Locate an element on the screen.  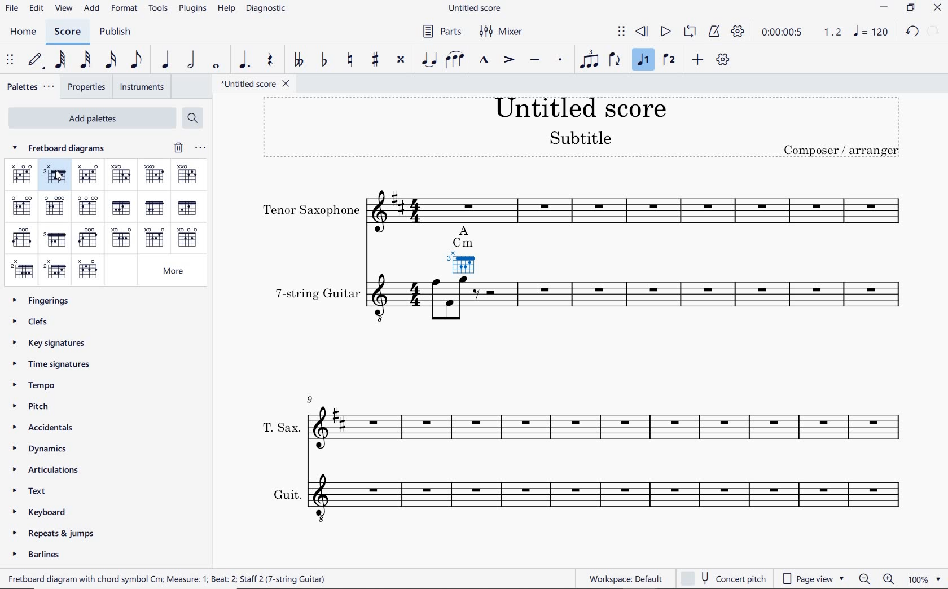
MIXER is located at coordinates (502, 32).